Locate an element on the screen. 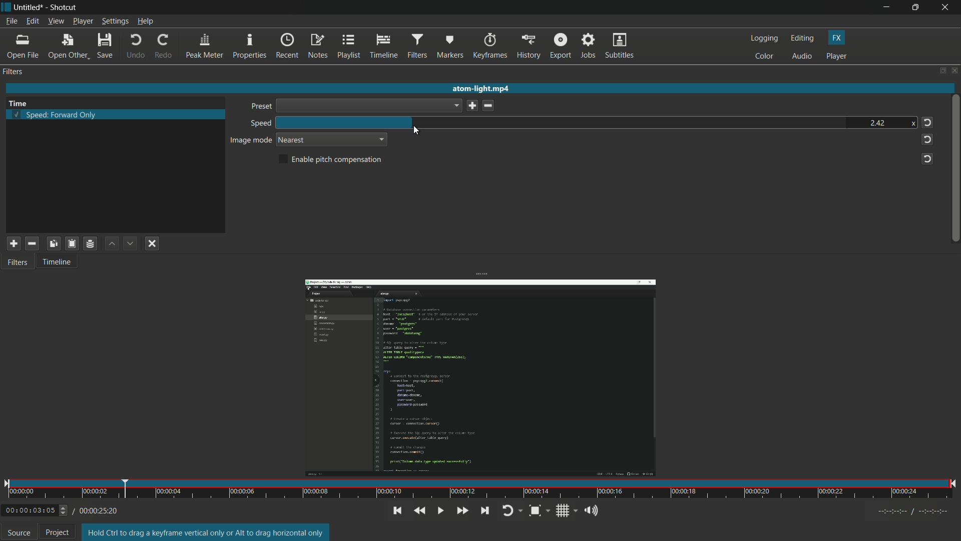  settings menu is located at coordinates (115, 22).